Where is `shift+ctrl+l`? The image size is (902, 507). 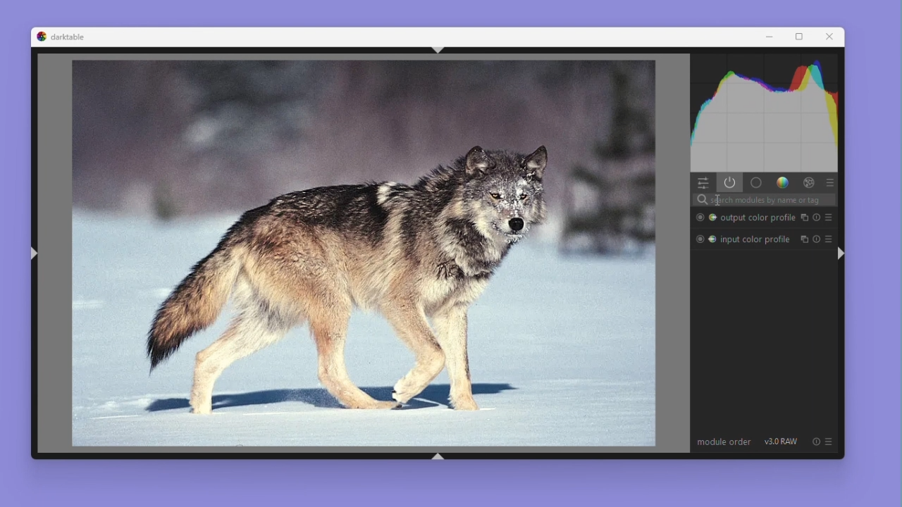
shift+ctrl+l is located at coordinates (35, 253).